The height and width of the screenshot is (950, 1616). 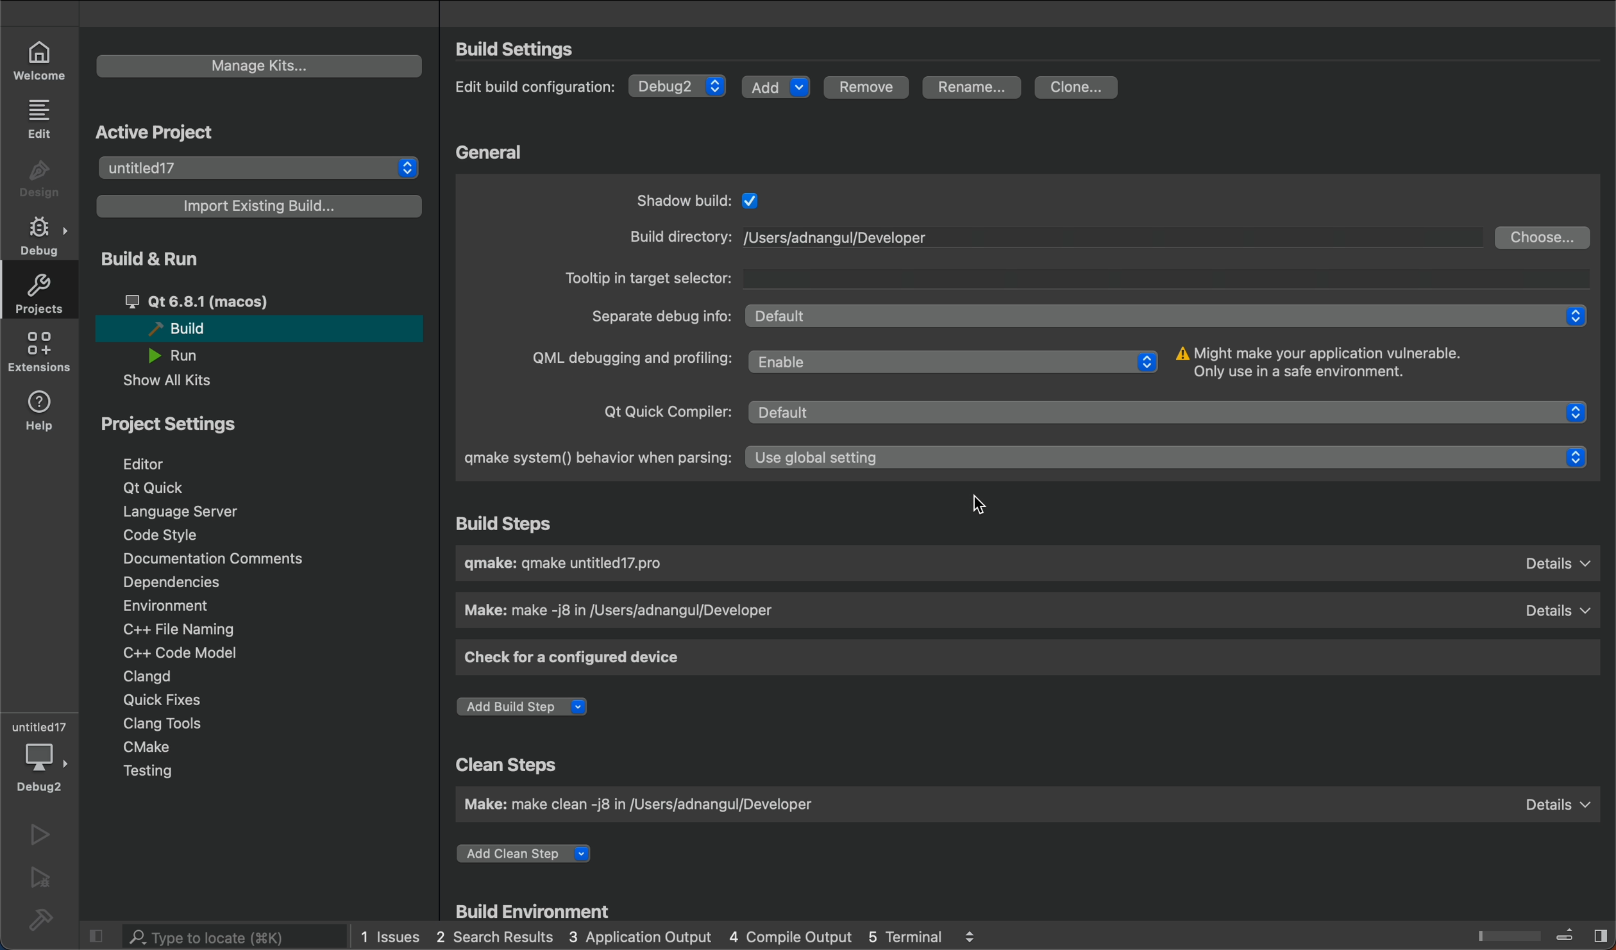 I want to click on tooltip, so click(x=1158, y=274).